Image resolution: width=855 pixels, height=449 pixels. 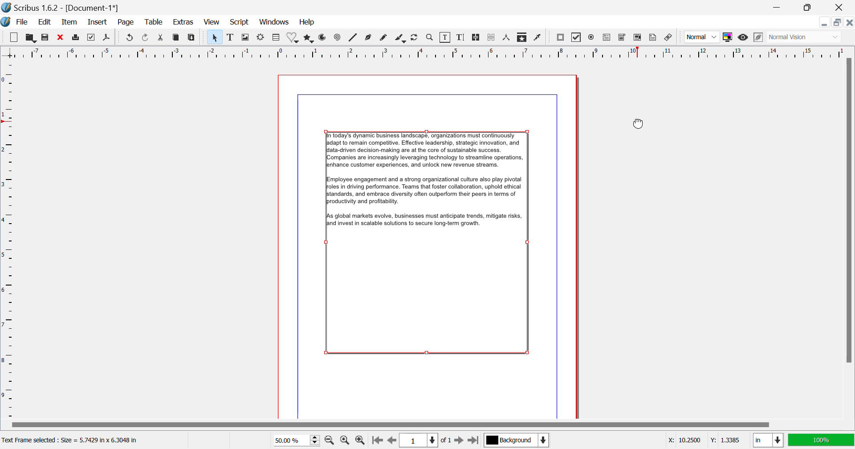 I want to click on Pdf Radio Button, so click(x=591, y=37).